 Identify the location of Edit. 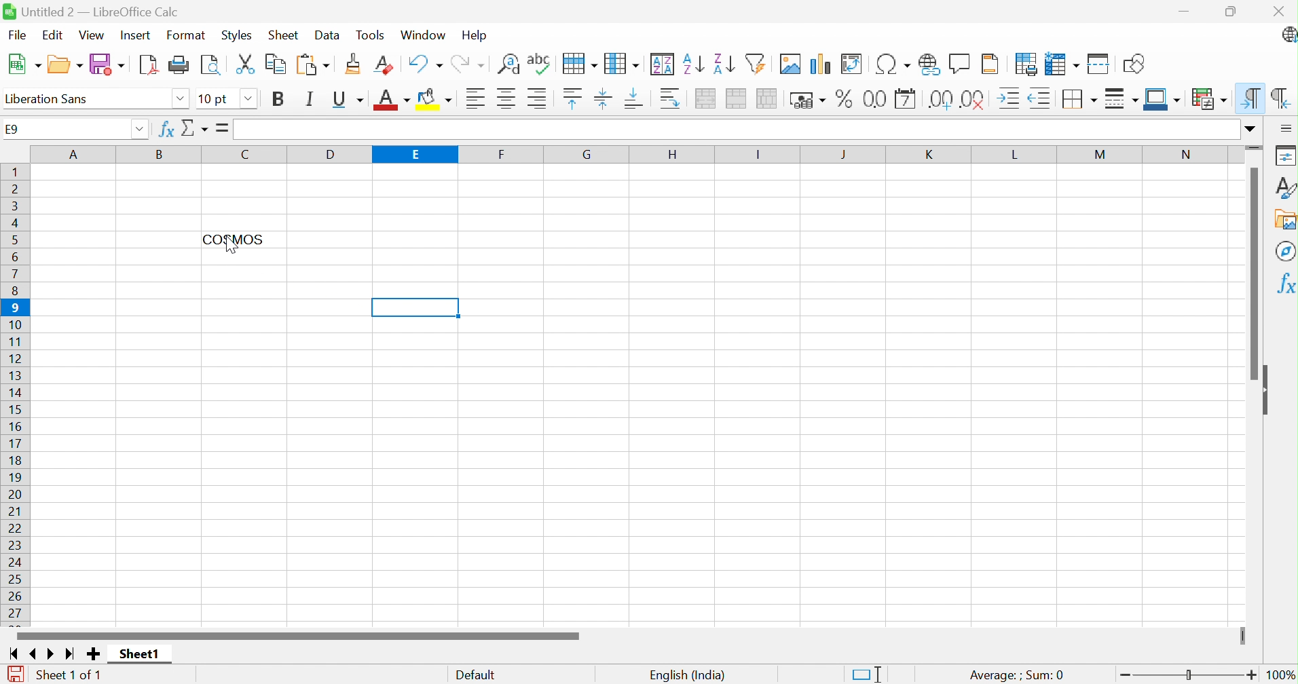
(52, 34).